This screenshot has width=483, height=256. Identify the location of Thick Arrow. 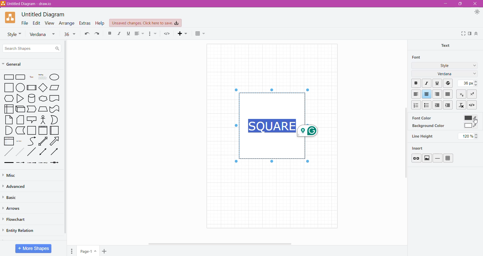
(7, 163).